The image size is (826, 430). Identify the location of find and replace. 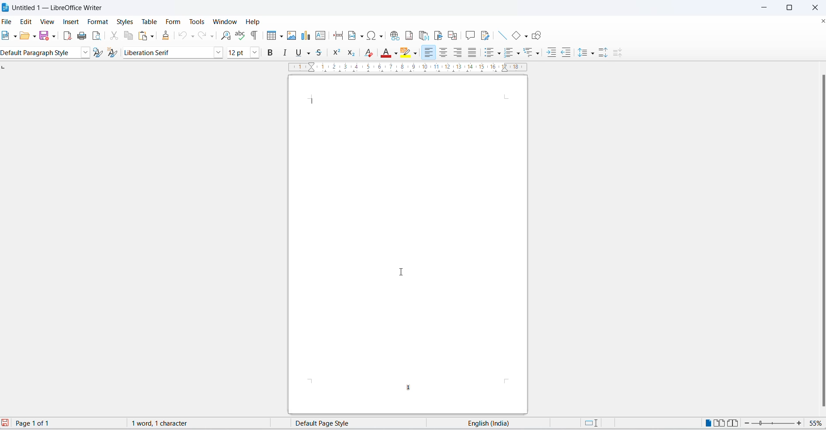
(226, 36).